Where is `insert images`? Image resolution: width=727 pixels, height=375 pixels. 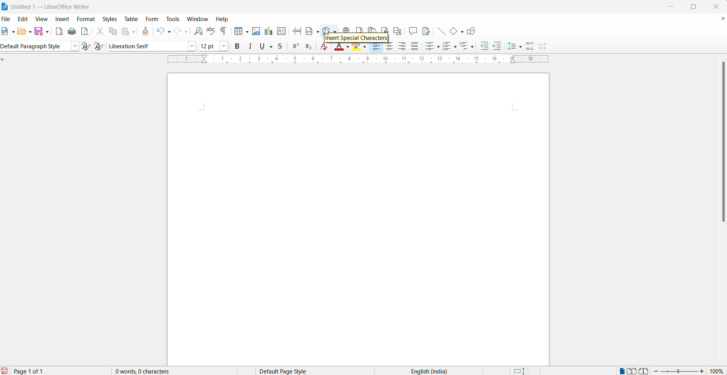
insert images is located at coordinates (256, 31).